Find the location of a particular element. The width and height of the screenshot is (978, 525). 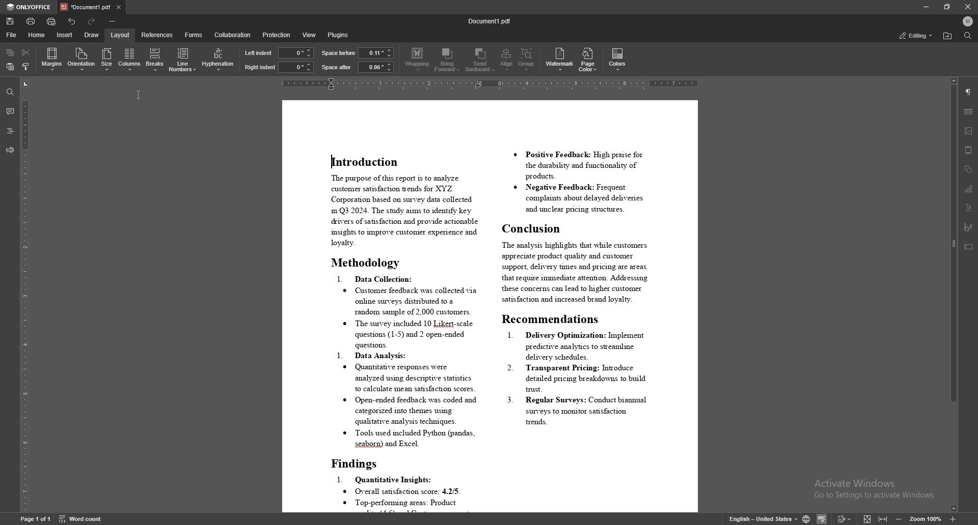

signature field is located at coordinates (968, 227).